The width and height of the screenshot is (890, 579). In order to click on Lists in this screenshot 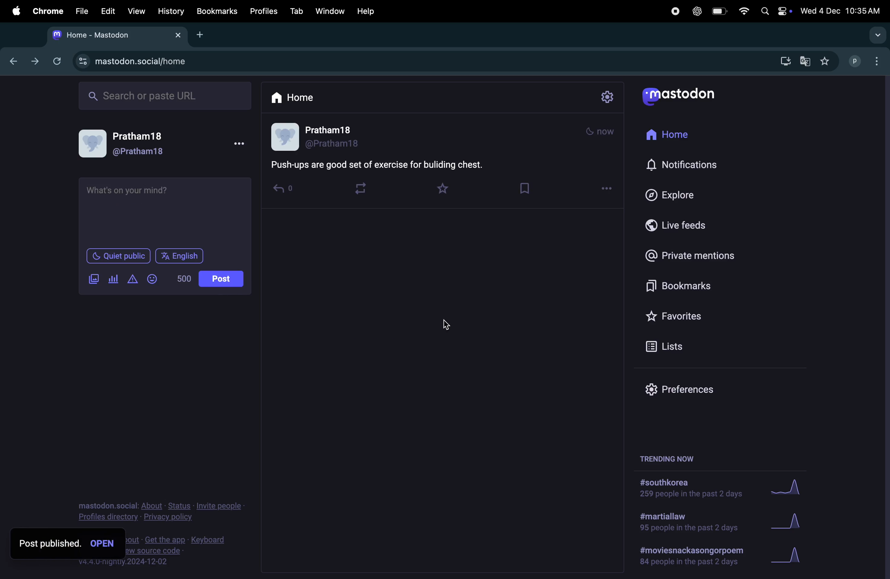, I will do `click(670, 346)`.